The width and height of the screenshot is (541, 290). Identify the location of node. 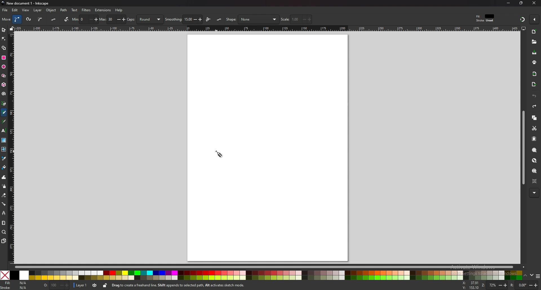
(4, 39).